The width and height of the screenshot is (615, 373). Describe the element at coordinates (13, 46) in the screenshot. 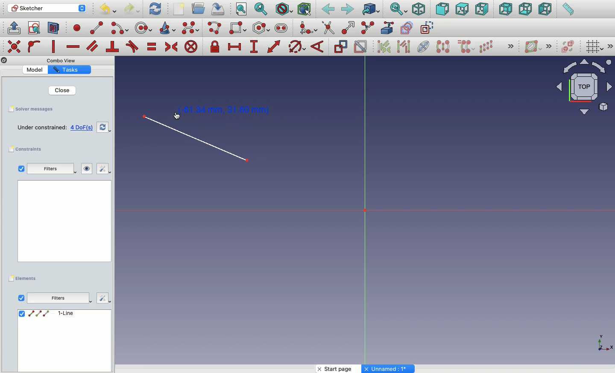

I see `` at that location.